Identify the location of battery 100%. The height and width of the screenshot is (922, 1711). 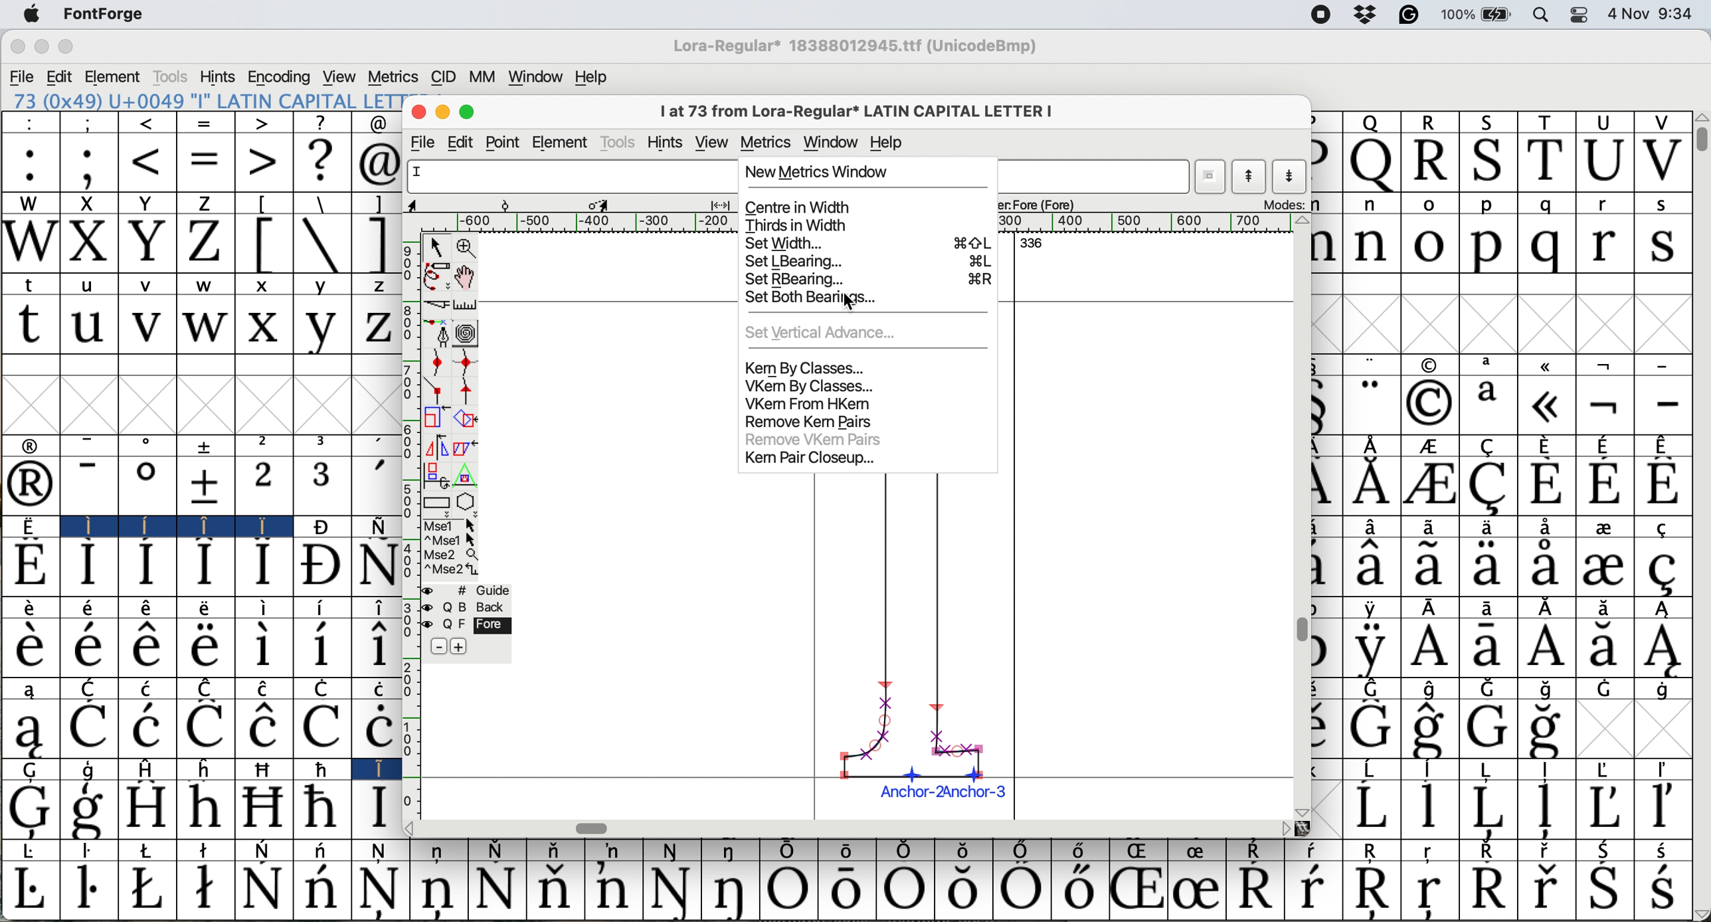
(1480, 14).